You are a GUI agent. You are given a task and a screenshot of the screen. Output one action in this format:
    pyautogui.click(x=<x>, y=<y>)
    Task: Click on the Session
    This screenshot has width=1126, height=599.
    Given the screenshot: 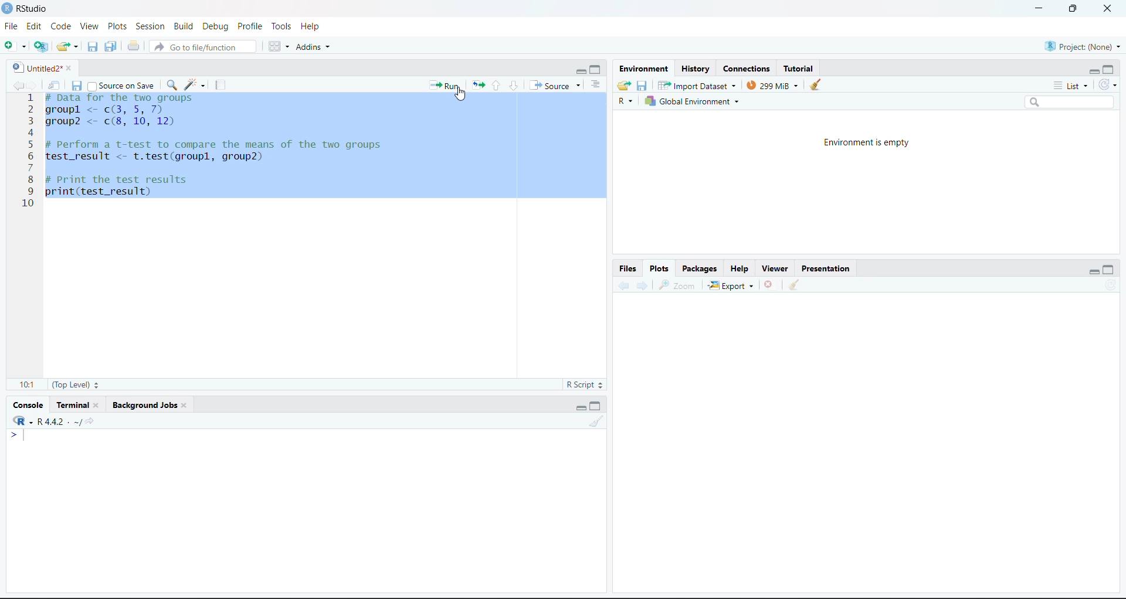 What is the action you would take?
    pyautogui.click(x=151, y=26)
    